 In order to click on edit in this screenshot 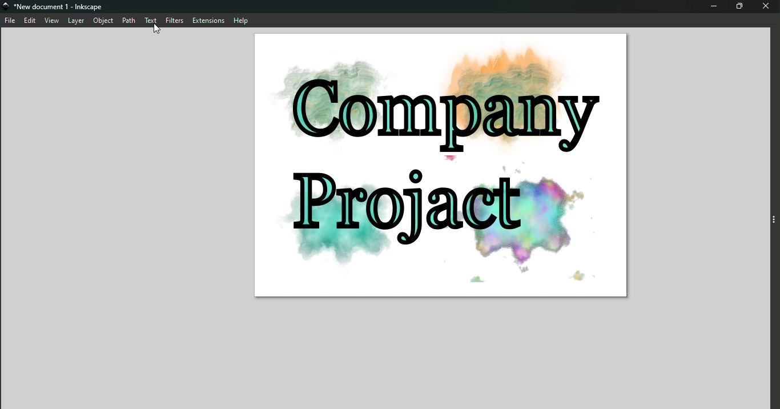, I will do `click(32, 22)`.